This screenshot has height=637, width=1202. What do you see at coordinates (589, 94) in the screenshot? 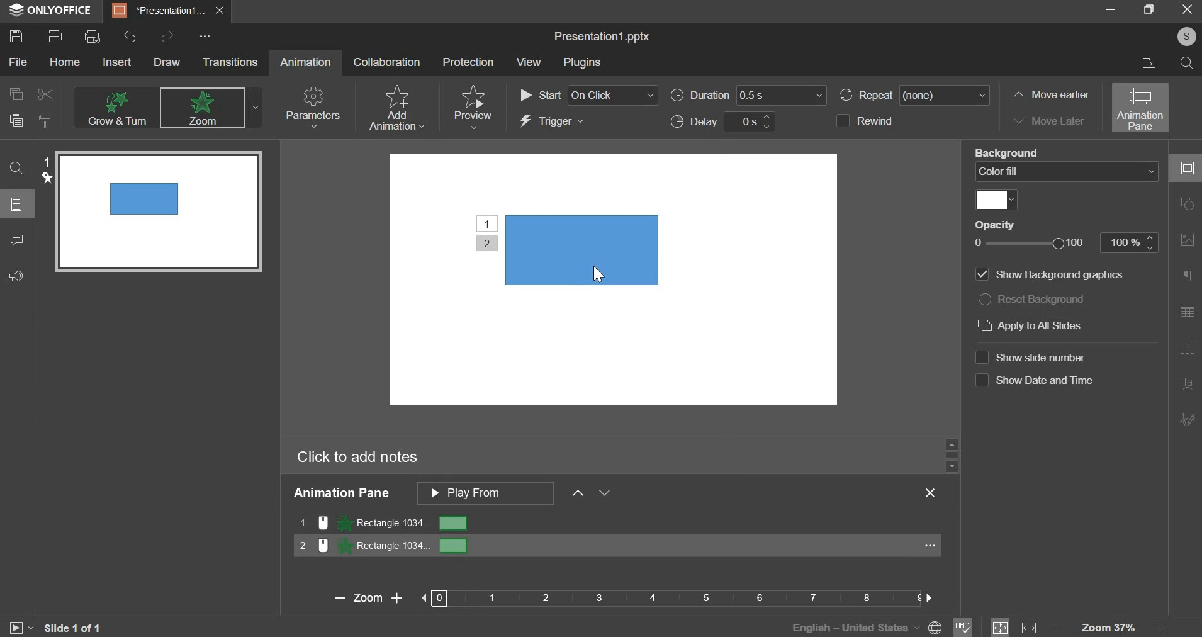
I see `start` at bounding box center [589, 94].